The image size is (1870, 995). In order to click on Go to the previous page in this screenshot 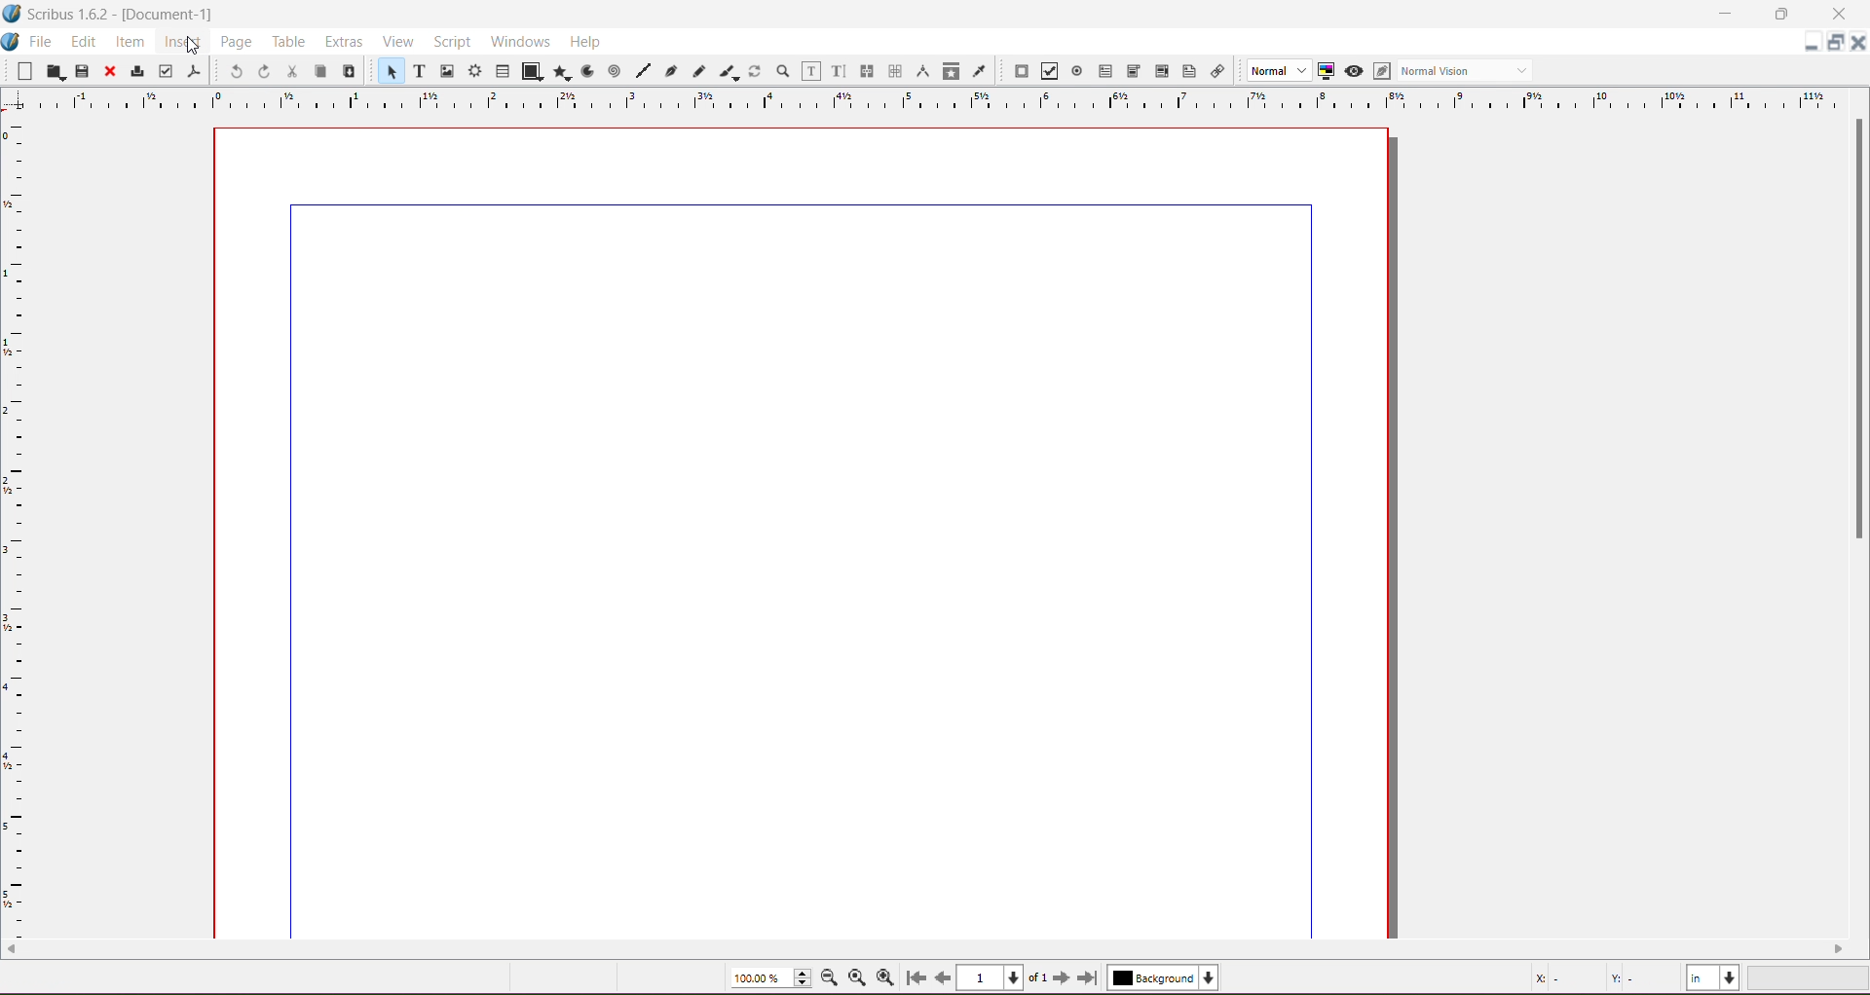, I will do `click(942, 977)`.